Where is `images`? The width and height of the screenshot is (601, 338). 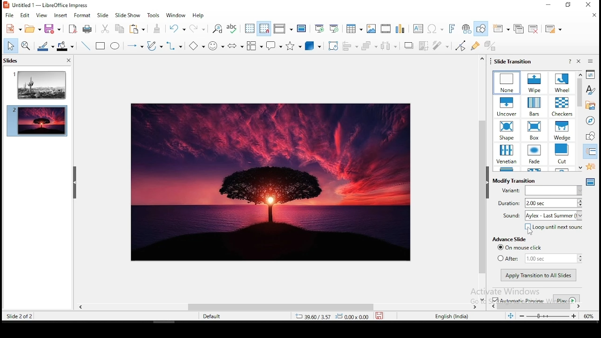
images is located at coordinates (371, 28).